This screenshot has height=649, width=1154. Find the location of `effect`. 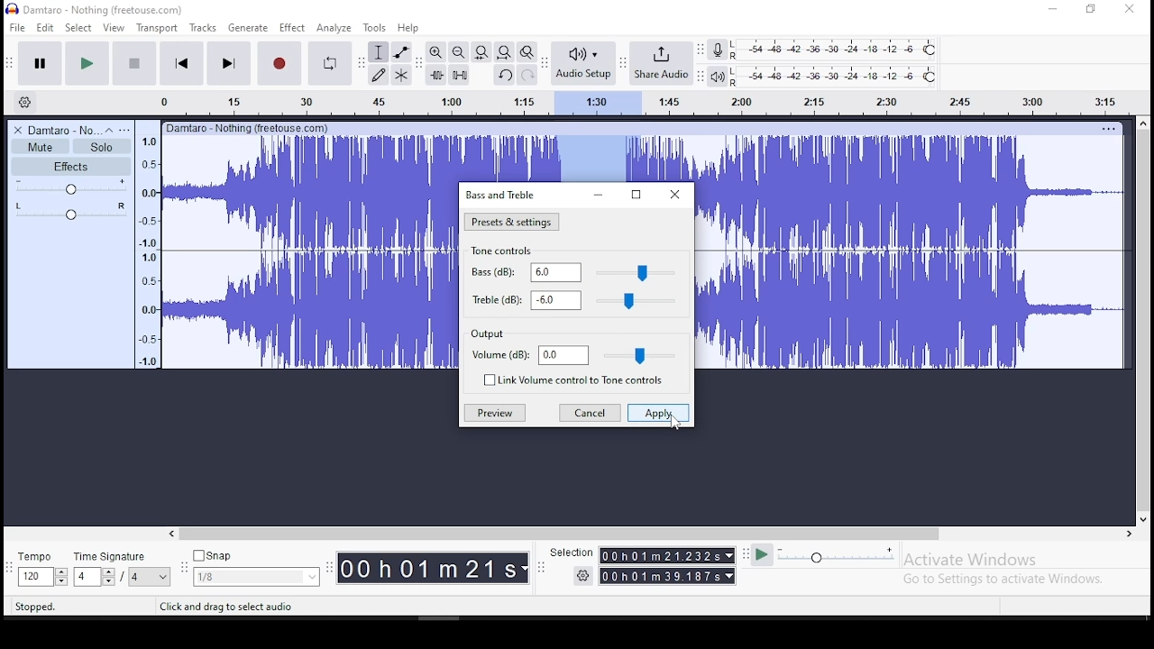

effect is located at coordinates (291, 29).